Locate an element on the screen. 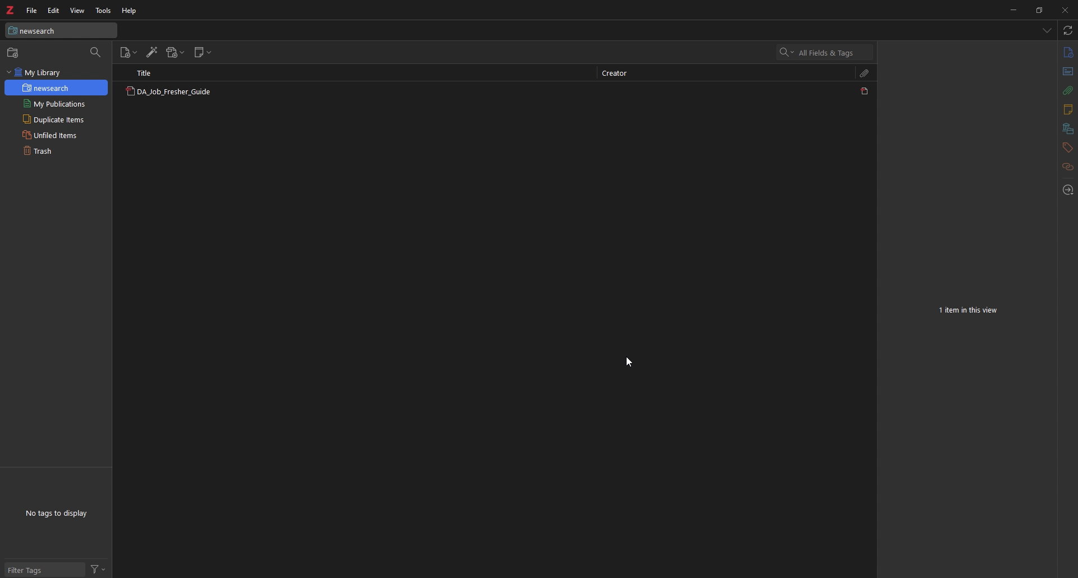 The height and width of the screenshot is (578, 1078). title is located at coordinates (150, 73).